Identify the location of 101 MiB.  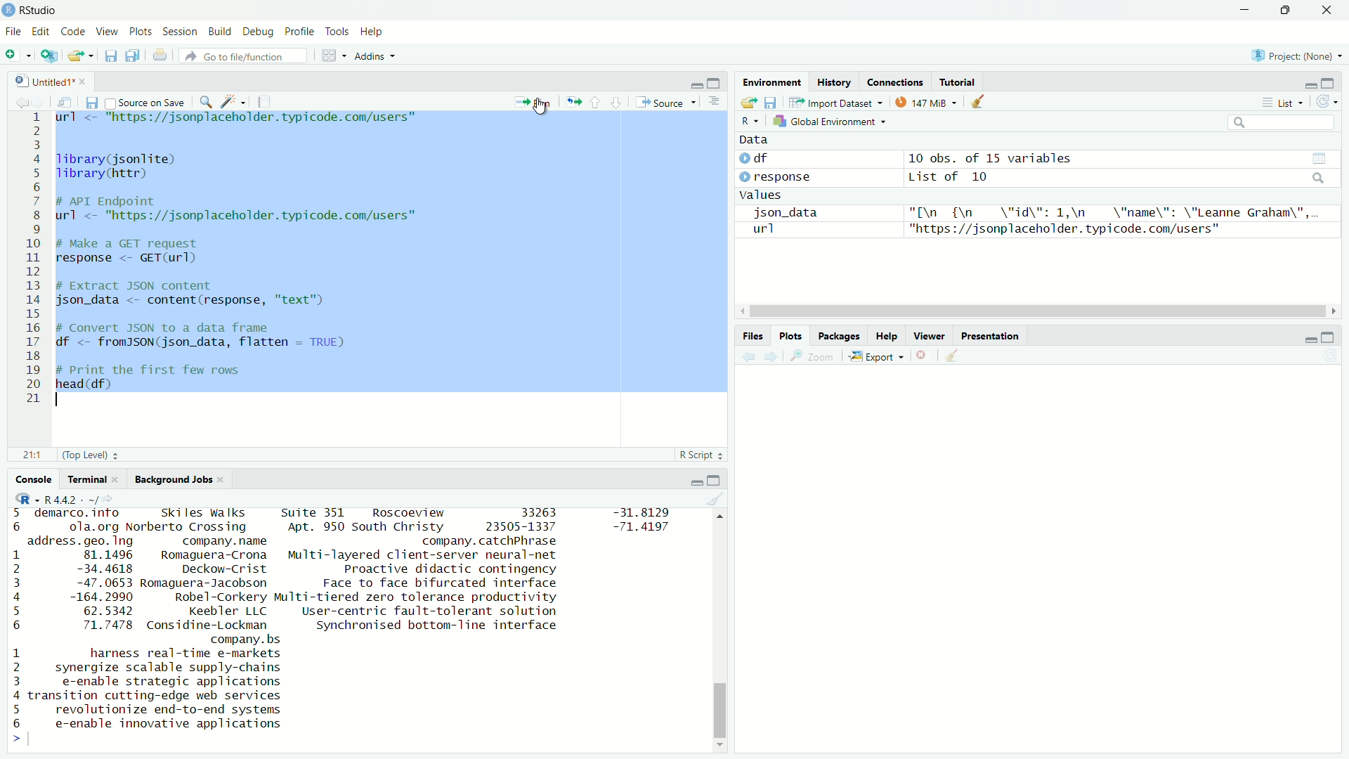
(927, 103).